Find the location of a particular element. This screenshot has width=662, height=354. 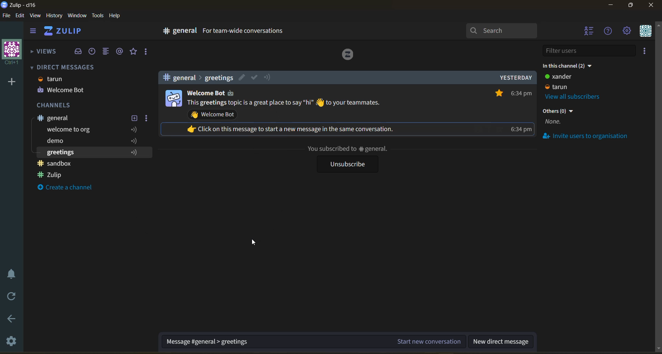

following is located at coordinates (137, 152).